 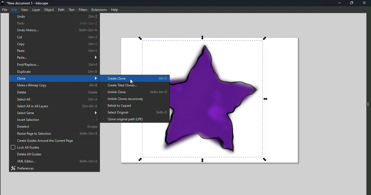 What do you see at coordinates (55, 162) in the screenshot?
I see `XML editor` at bounding box center [55, 162].